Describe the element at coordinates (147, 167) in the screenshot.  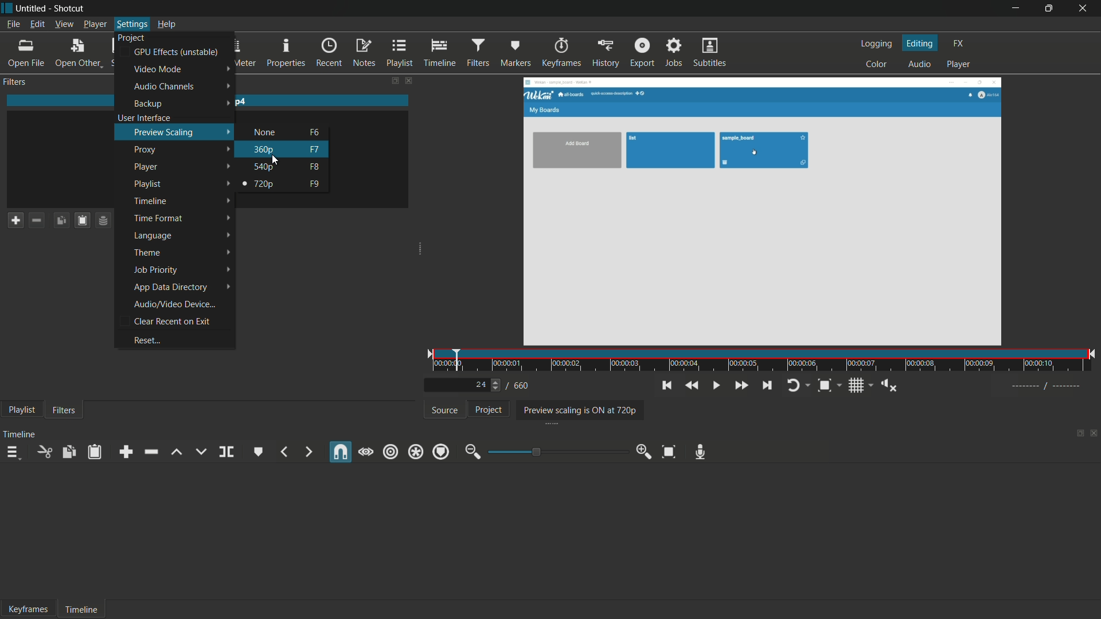
I see `player` at that location.